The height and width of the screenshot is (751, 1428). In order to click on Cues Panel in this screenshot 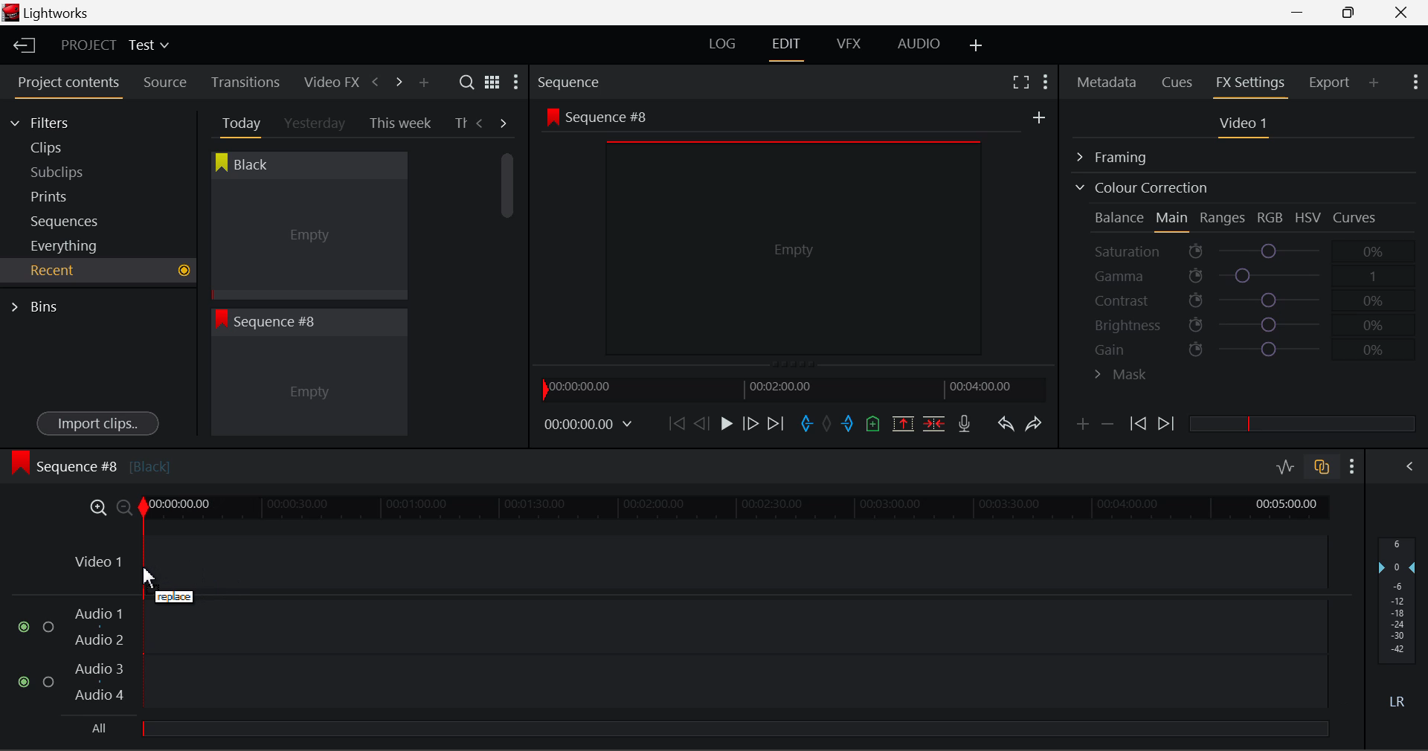, I will do `click(1179, 80)`.